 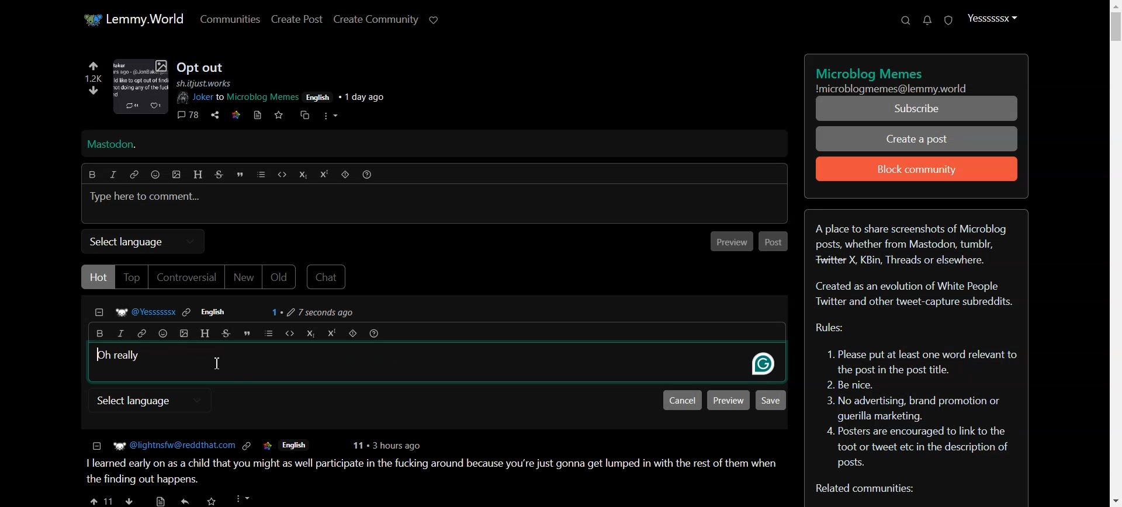 I want to click on insert picture, so click(x=182, y=334).